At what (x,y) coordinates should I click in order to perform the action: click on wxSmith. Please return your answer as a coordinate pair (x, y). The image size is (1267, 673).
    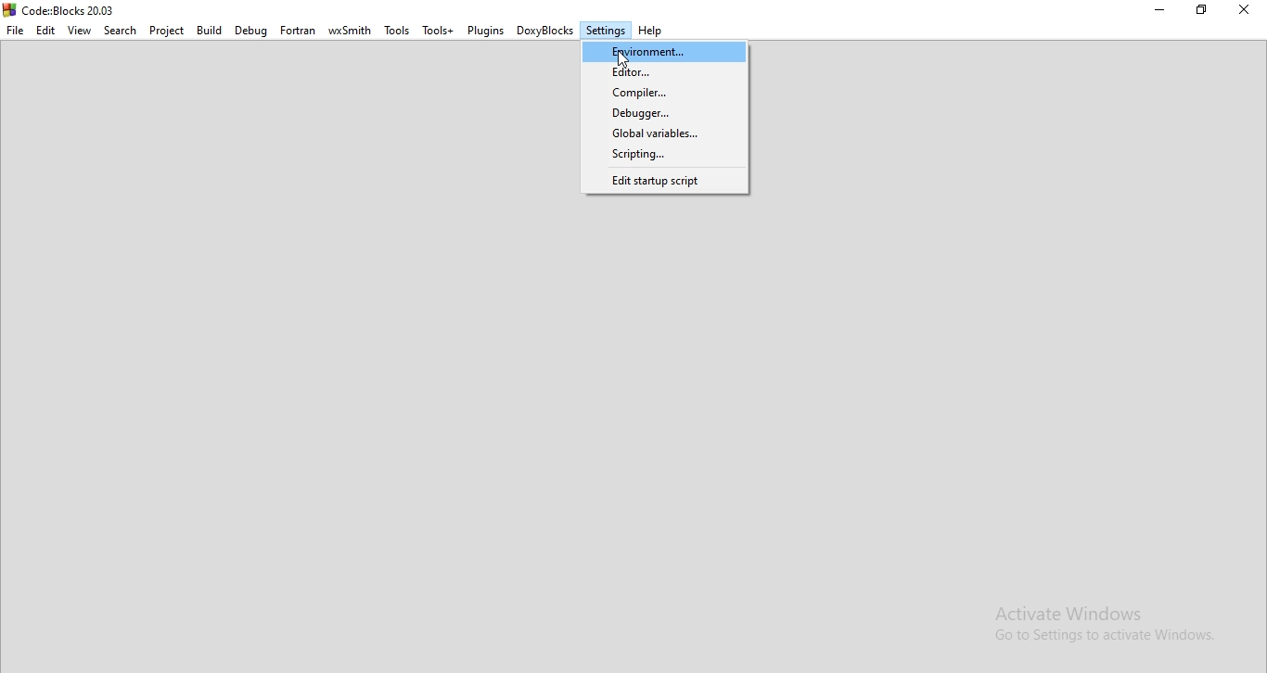
    Looking at the image, I should click on (348, 31).